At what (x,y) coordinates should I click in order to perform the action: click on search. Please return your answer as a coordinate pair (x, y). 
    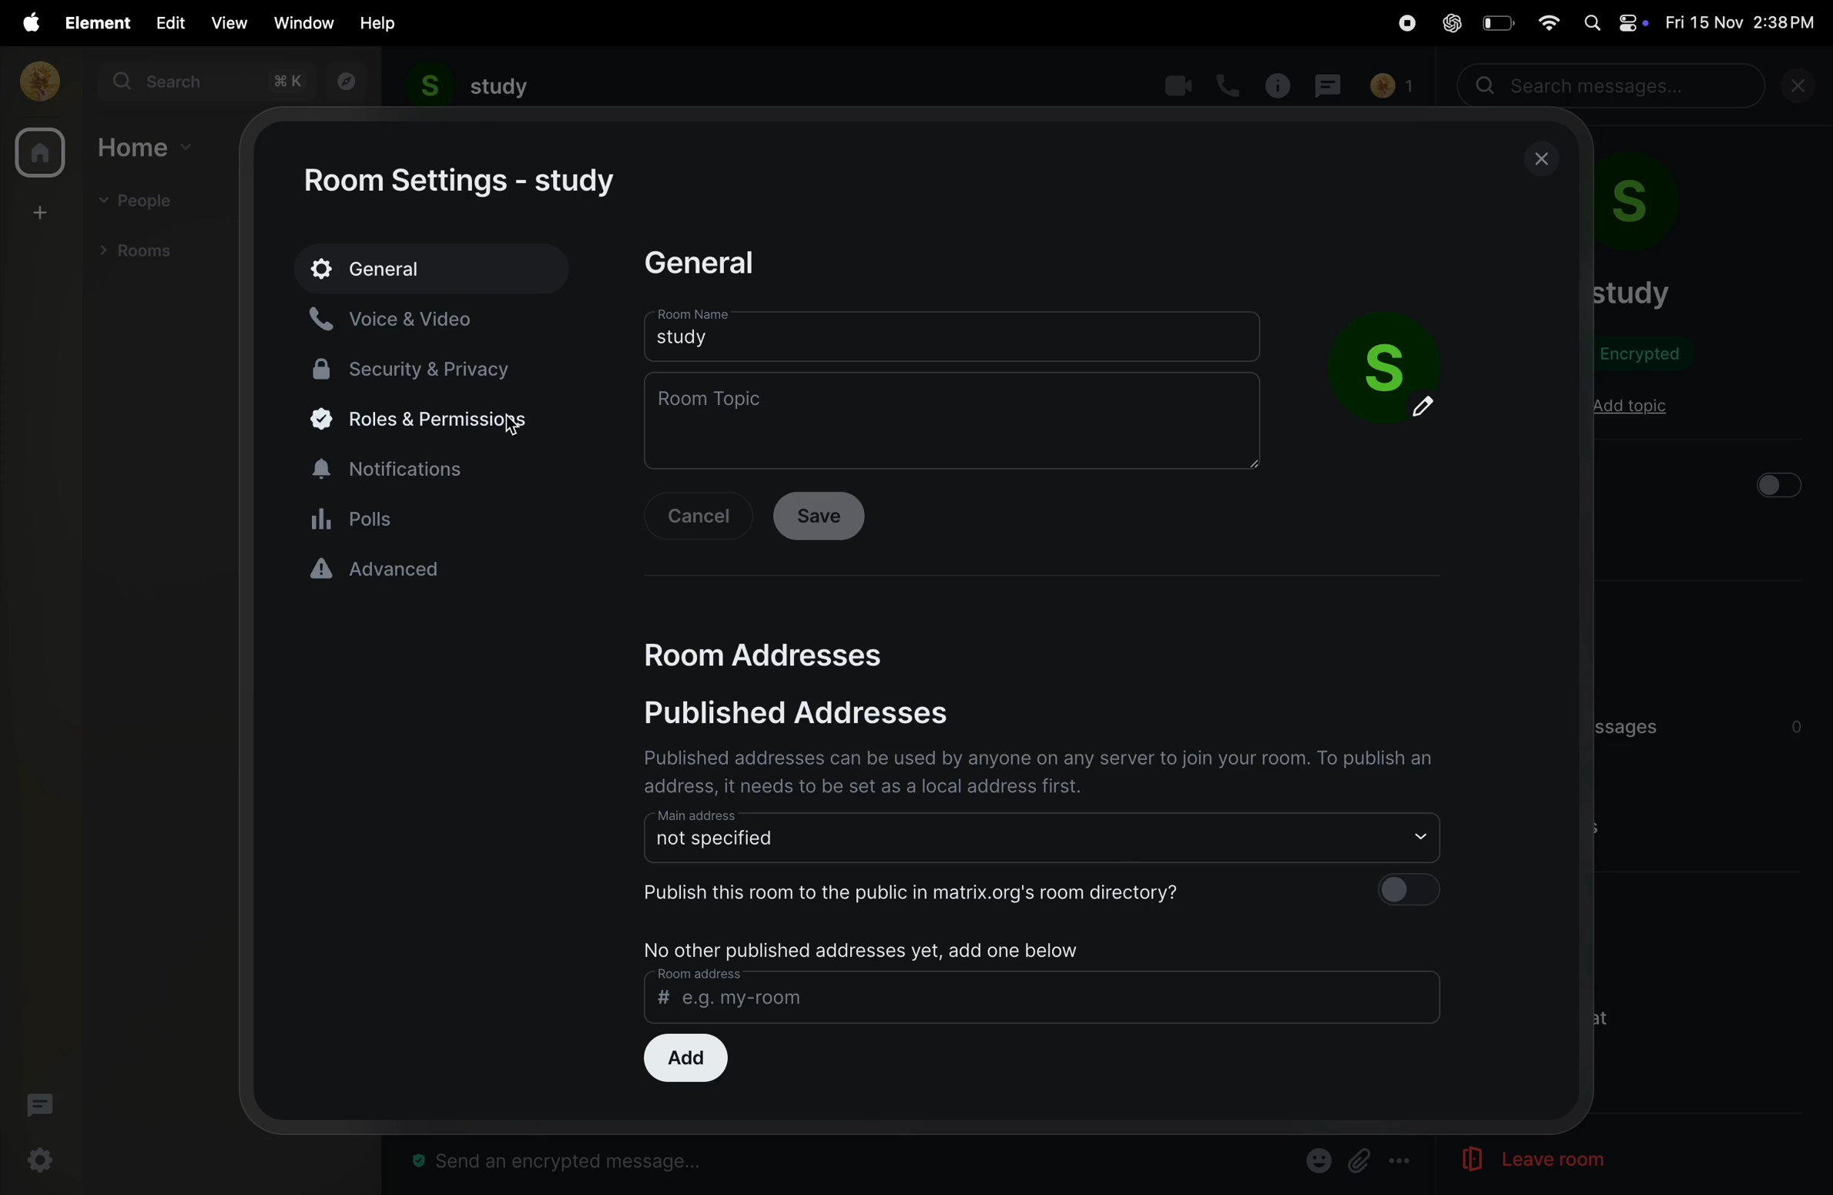
    Looking at the image, I should click on (204, 82).